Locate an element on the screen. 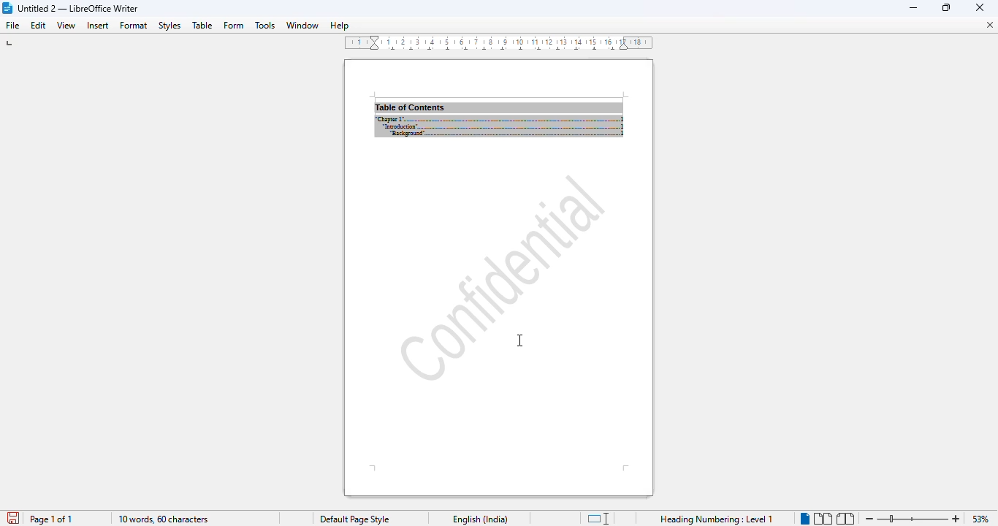 The height and width of the screenshot is (526, 998). view is located at coordinates (66, 26).